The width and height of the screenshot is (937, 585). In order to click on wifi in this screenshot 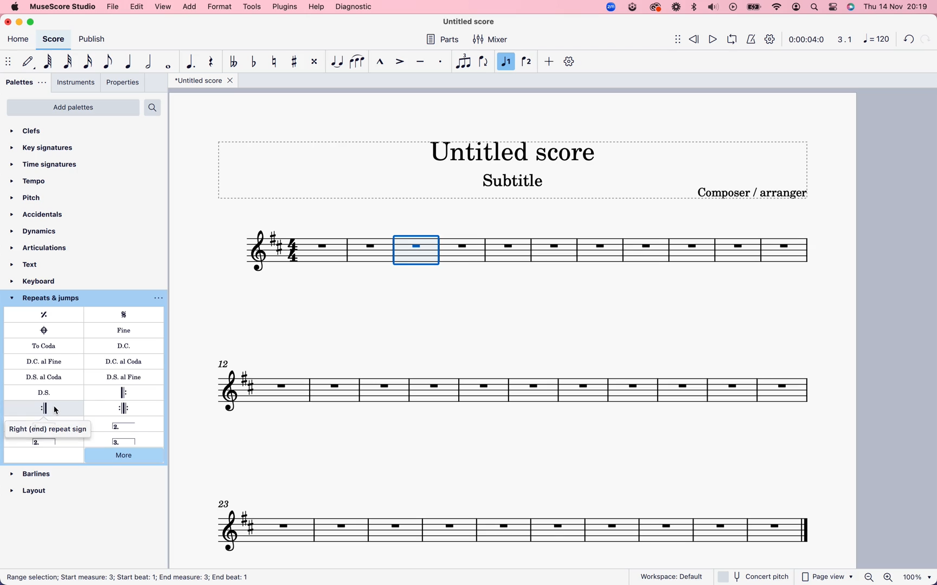, I will do `click(778, 7)`.